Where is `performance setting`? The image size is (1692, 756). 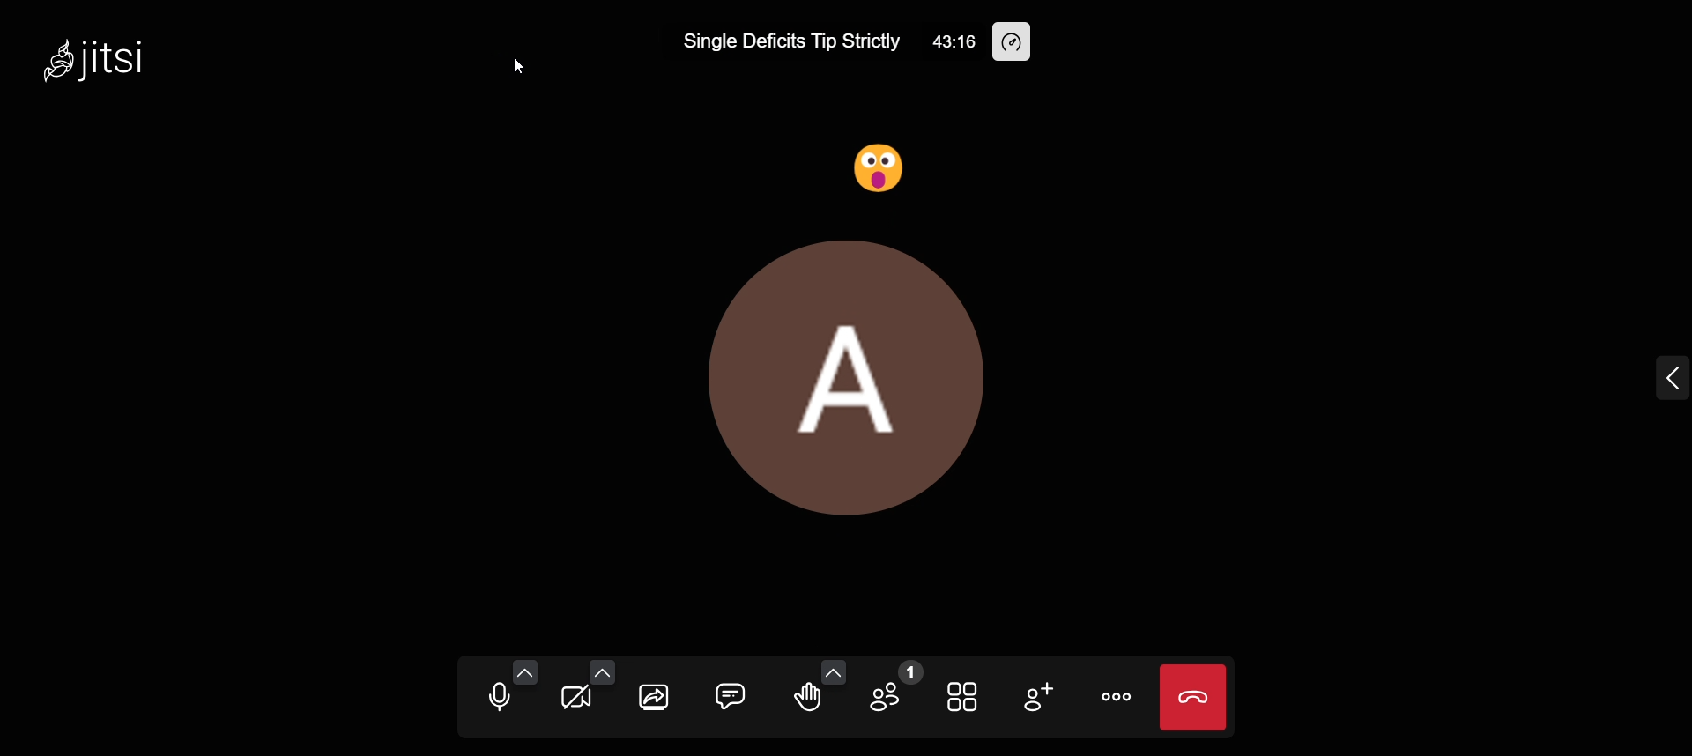
performance setting is located at coordinates (1016, 44).